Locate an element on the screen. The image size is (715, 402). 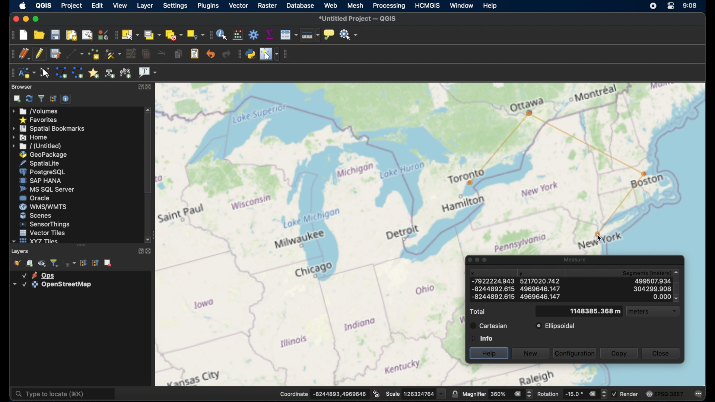
new is located at coordinates (531, 352).